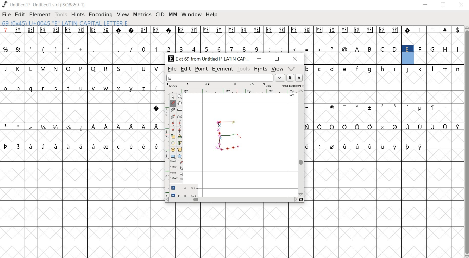 The width and height of the screenshot is (469, 258). What do you see at coordinates (82, 58) in the screenshot?
I see `empty cells` at bounding box center [82, 58].